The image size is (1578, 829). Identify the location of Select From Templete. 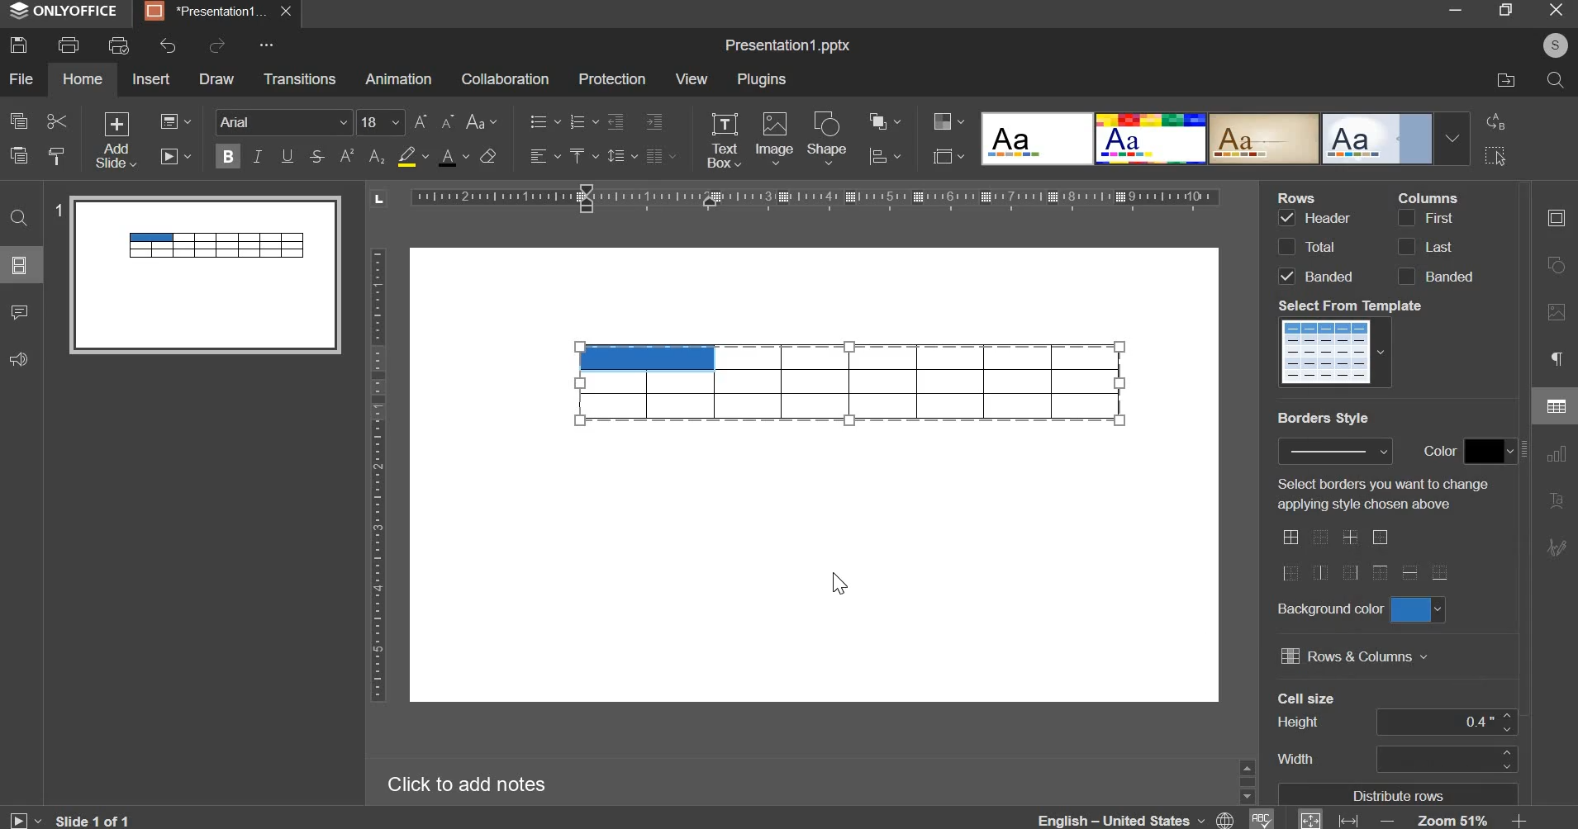
(1352, 306).